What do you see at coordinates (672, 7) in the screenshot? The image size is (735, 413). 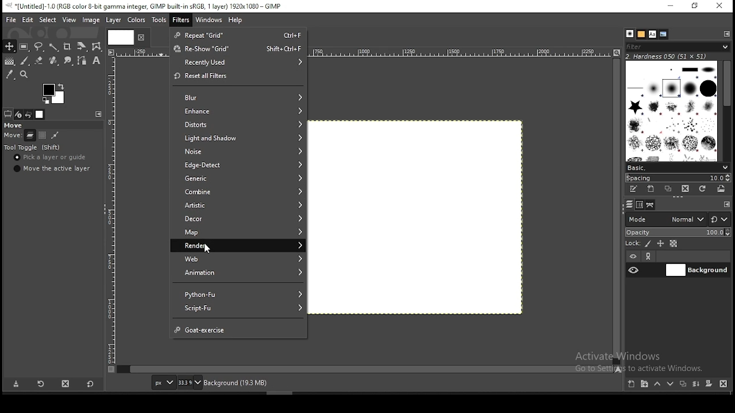 I see `minimize` at bounding box center [672, 7].